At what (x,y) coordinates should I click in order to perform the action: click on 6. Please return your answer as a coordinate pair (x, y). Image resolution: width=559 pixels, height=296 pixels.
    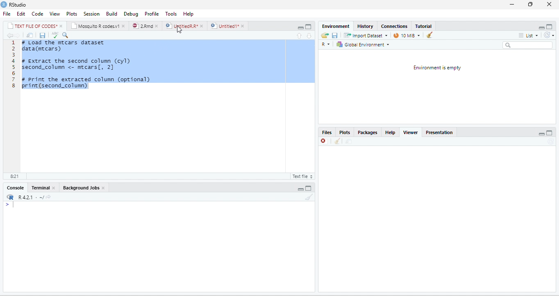
    Looking at the image, I should click on (14, 73).